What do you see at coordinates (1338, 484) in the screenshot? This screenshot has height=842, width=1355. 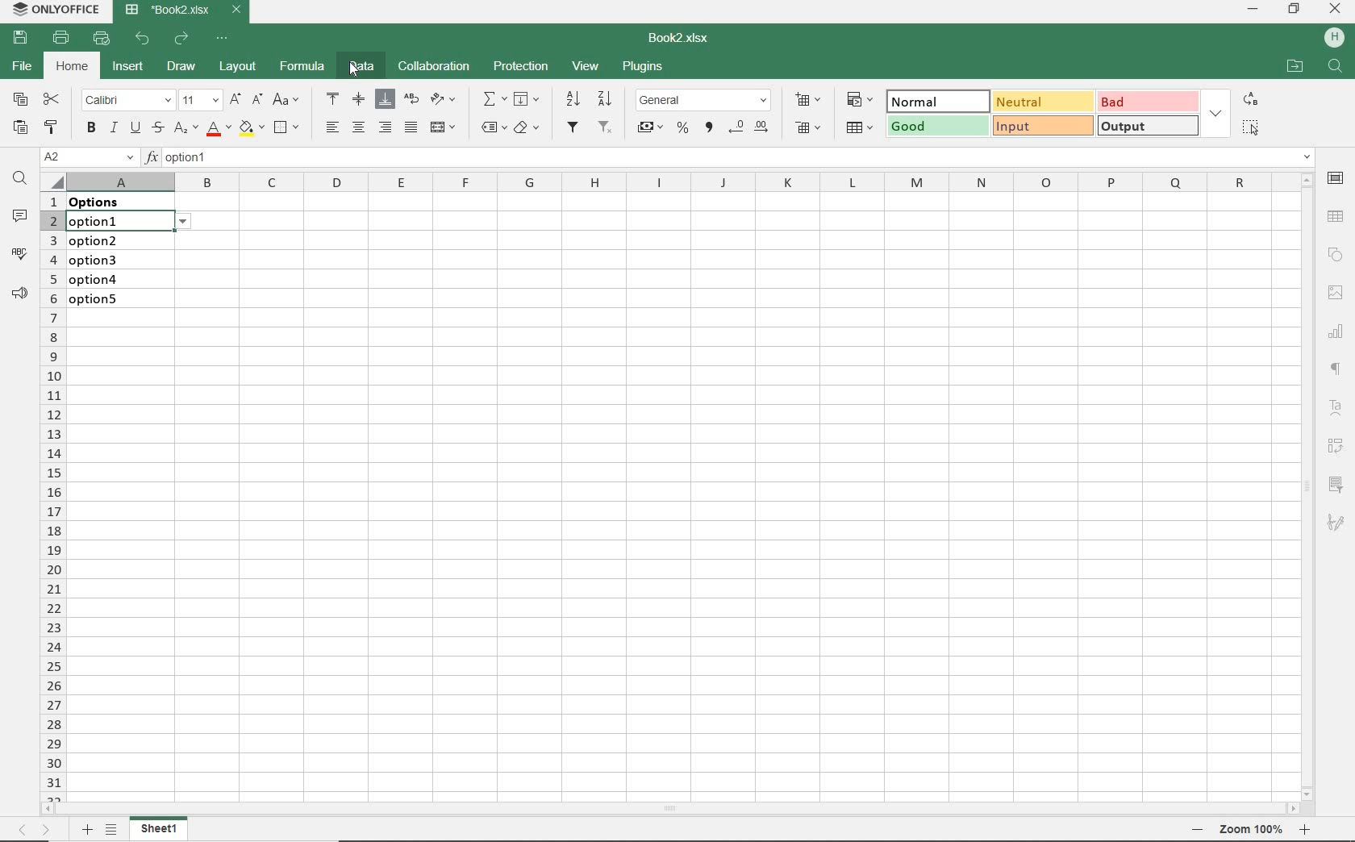 I see `SLICER` at bounding box center [1338, 484].